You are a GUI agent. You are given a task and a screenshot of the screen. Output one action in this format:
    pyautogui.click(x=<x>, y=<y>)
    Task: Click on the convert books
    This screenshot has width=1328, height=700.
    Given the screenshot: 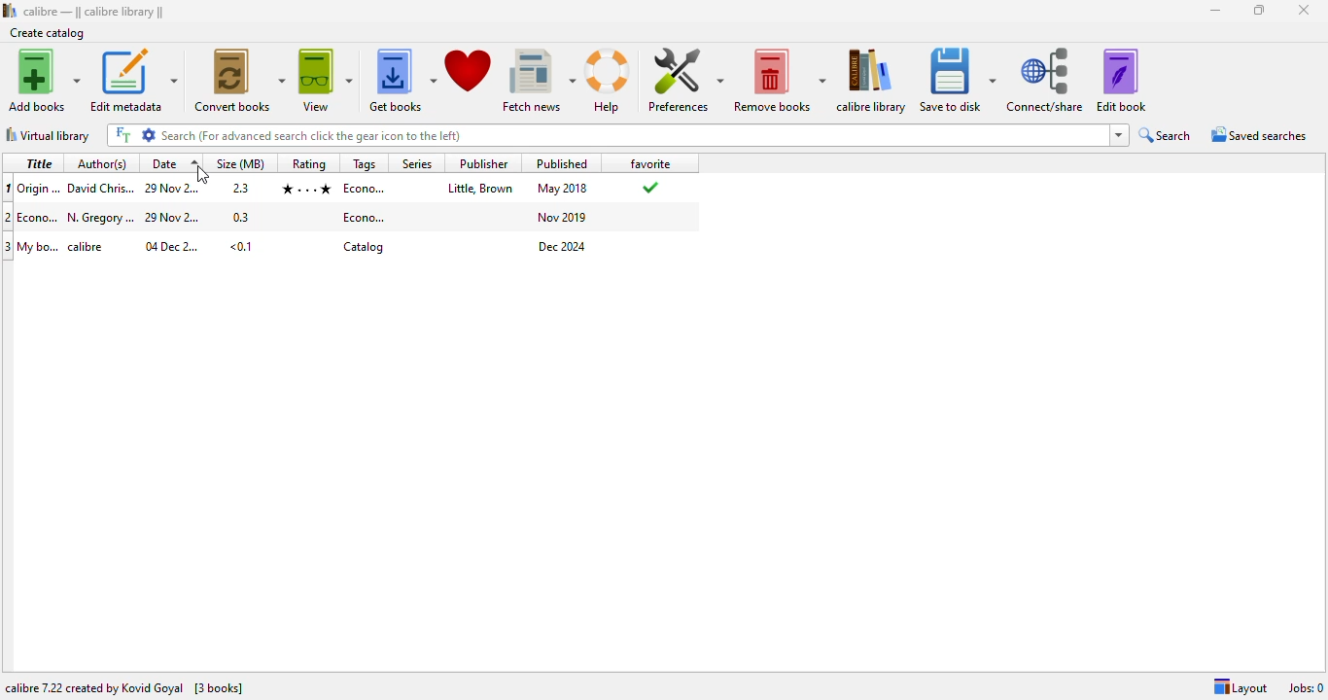 What is the action you would take?
    pyautogui.click(x=240, y=81)
    